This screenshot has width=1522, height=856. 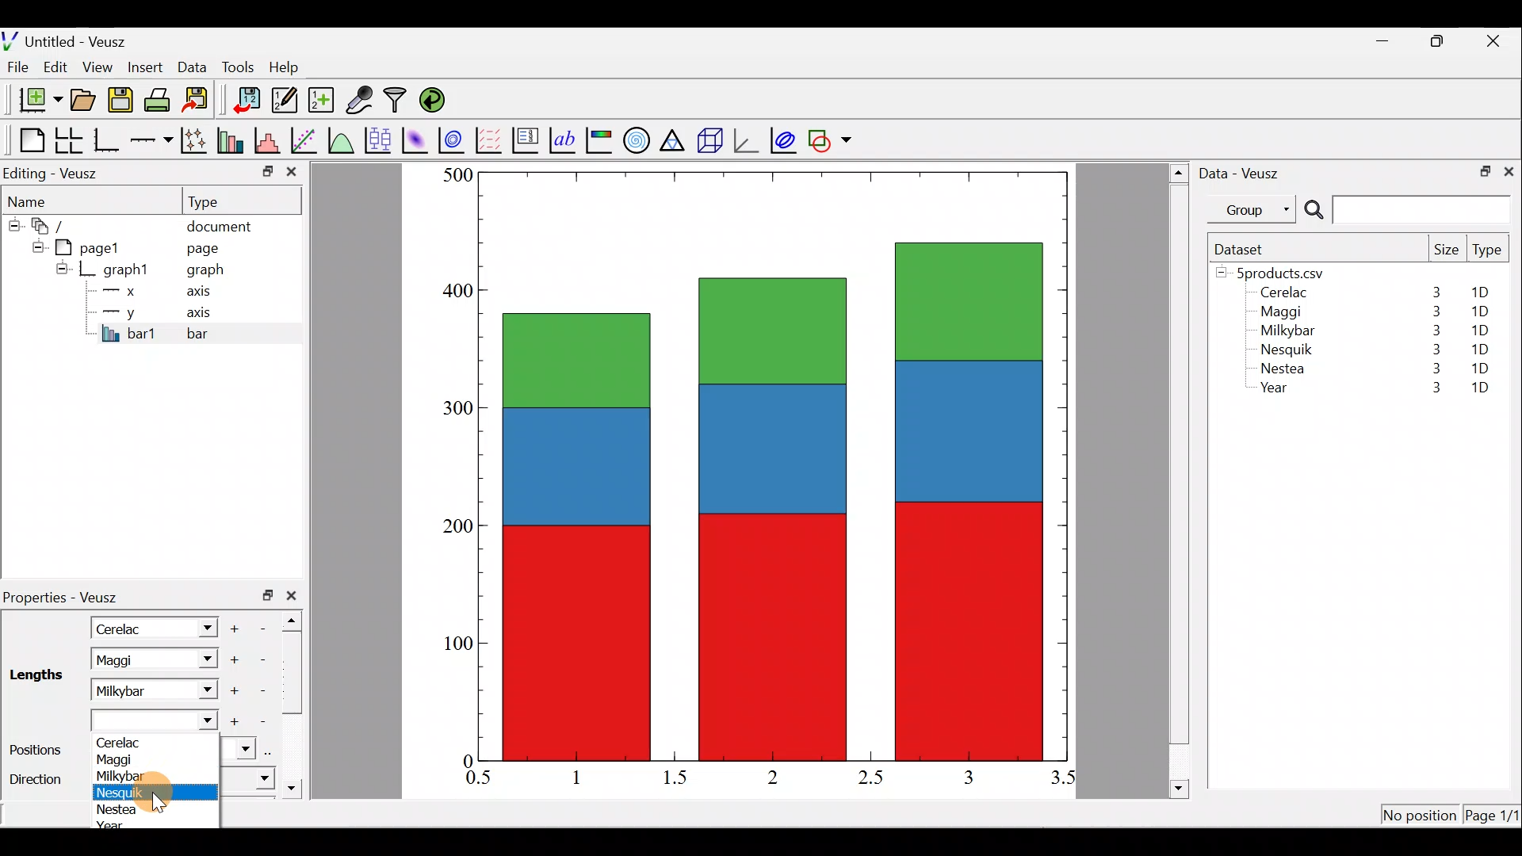 I want to click on Add another item, so click(x=237, y=626).